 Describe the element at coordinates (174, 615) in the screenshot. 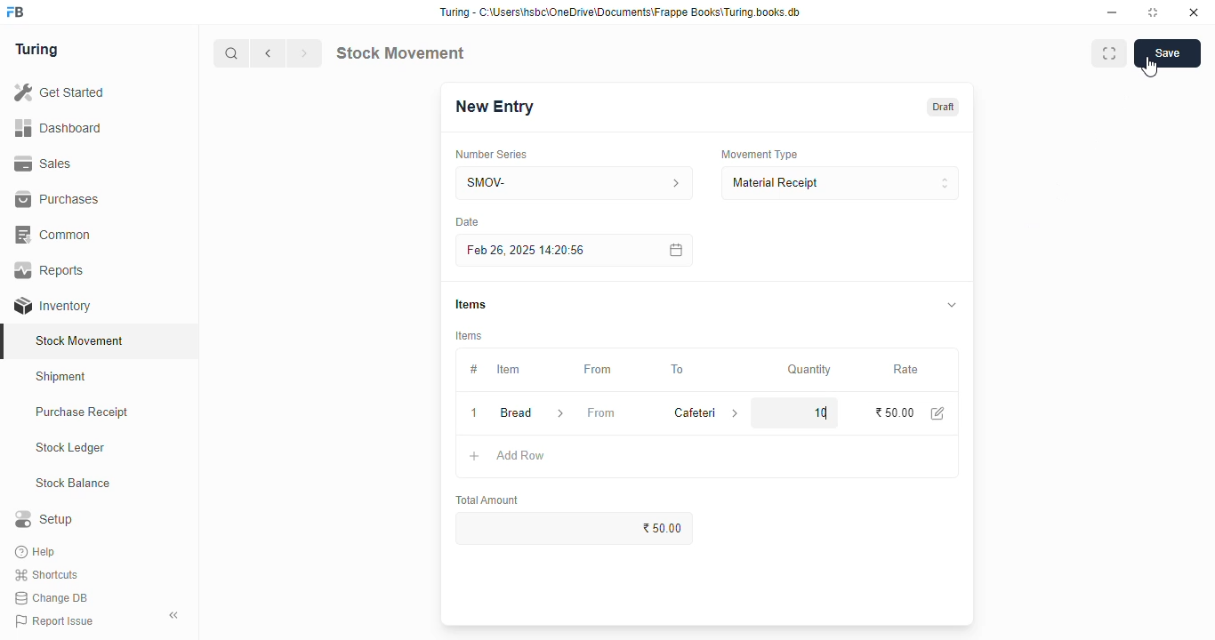

I see `toggle sidebar` at that location.